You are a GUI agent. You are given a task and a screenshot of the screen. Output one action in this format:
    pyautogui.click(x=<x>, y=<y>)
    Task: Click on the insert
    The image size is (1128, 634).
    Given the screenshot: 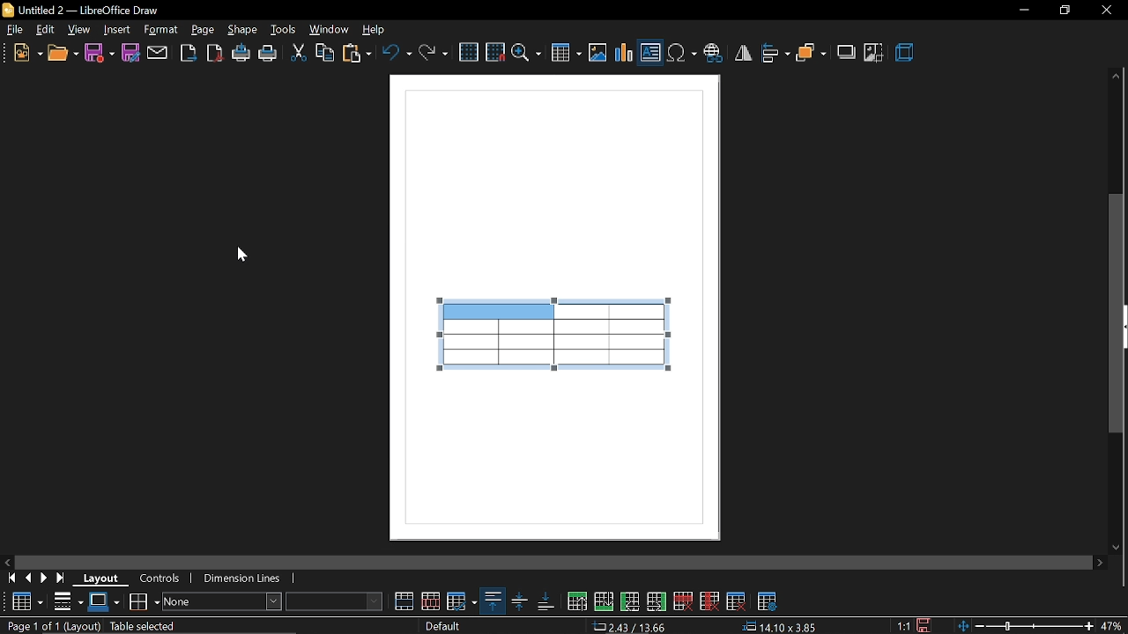 What is the action you would take?
    pyautogui.click(x=118, y=30)
    